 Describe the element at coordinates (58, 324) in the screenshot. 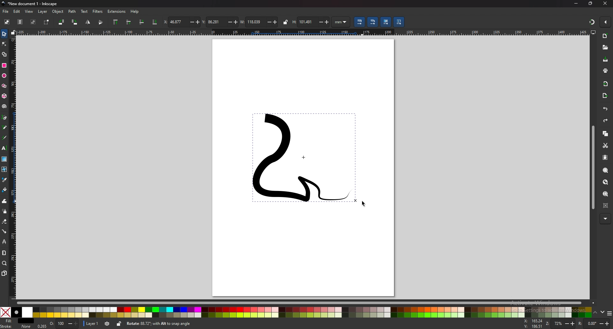

I see `opacity` at that location.